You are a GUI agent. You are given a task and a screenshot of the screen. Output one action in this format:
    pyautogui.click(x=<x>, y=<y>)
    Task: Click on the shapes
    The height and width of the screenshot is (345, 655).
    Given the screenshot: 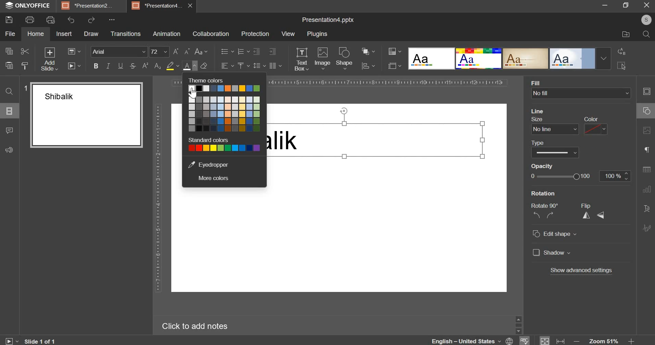 What is the action you would take?
    pyautogui.click(x=644, y=113)
    